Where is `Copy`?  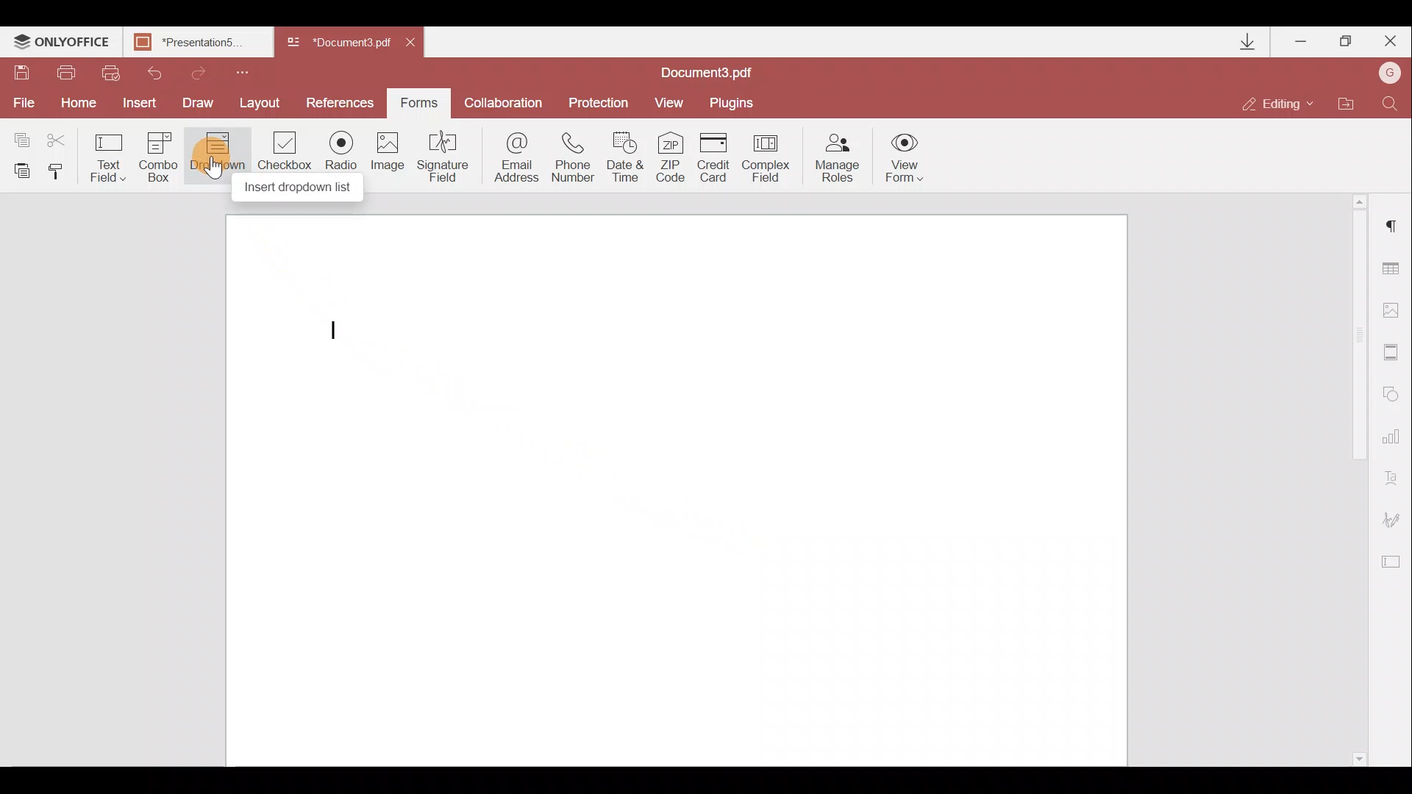 Copy is located at coordinates (18, 135).